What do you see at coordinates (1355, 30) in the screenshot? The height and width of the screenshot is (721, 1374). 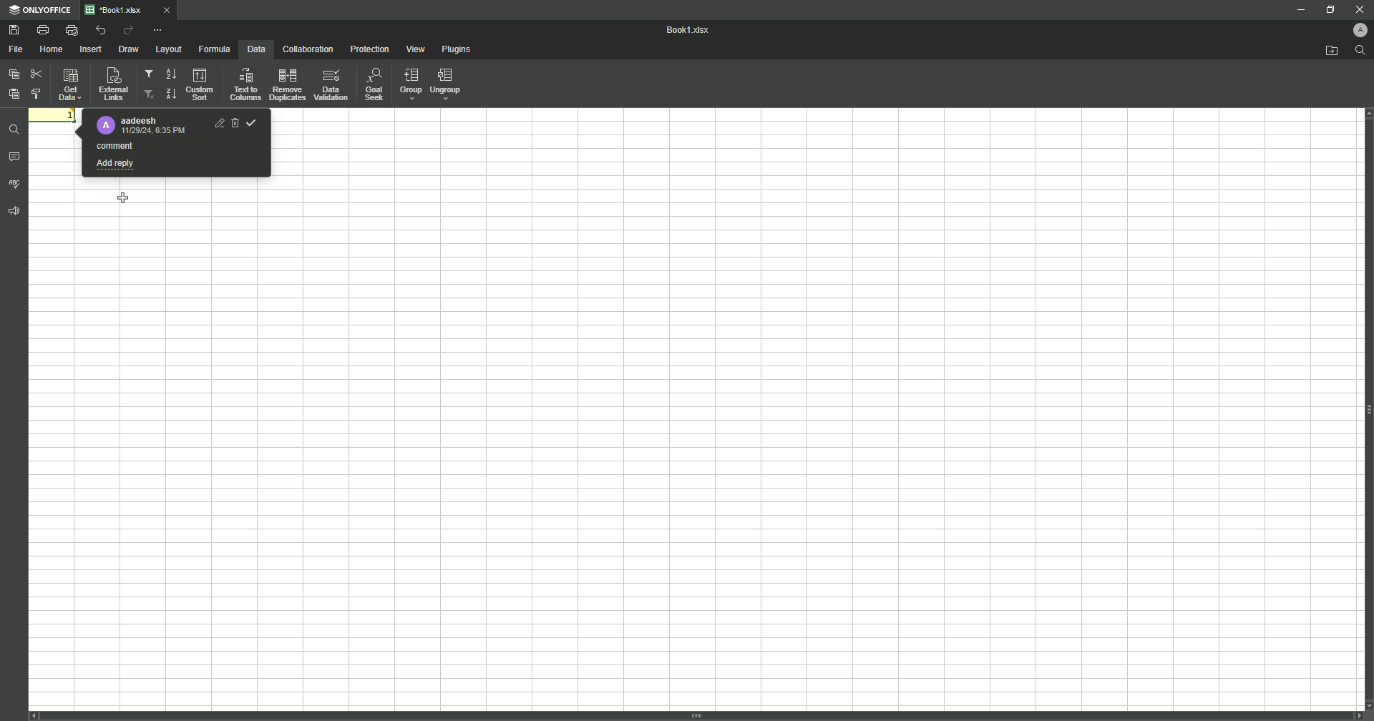 I see `Profile` at bounding box center [1355, 30].